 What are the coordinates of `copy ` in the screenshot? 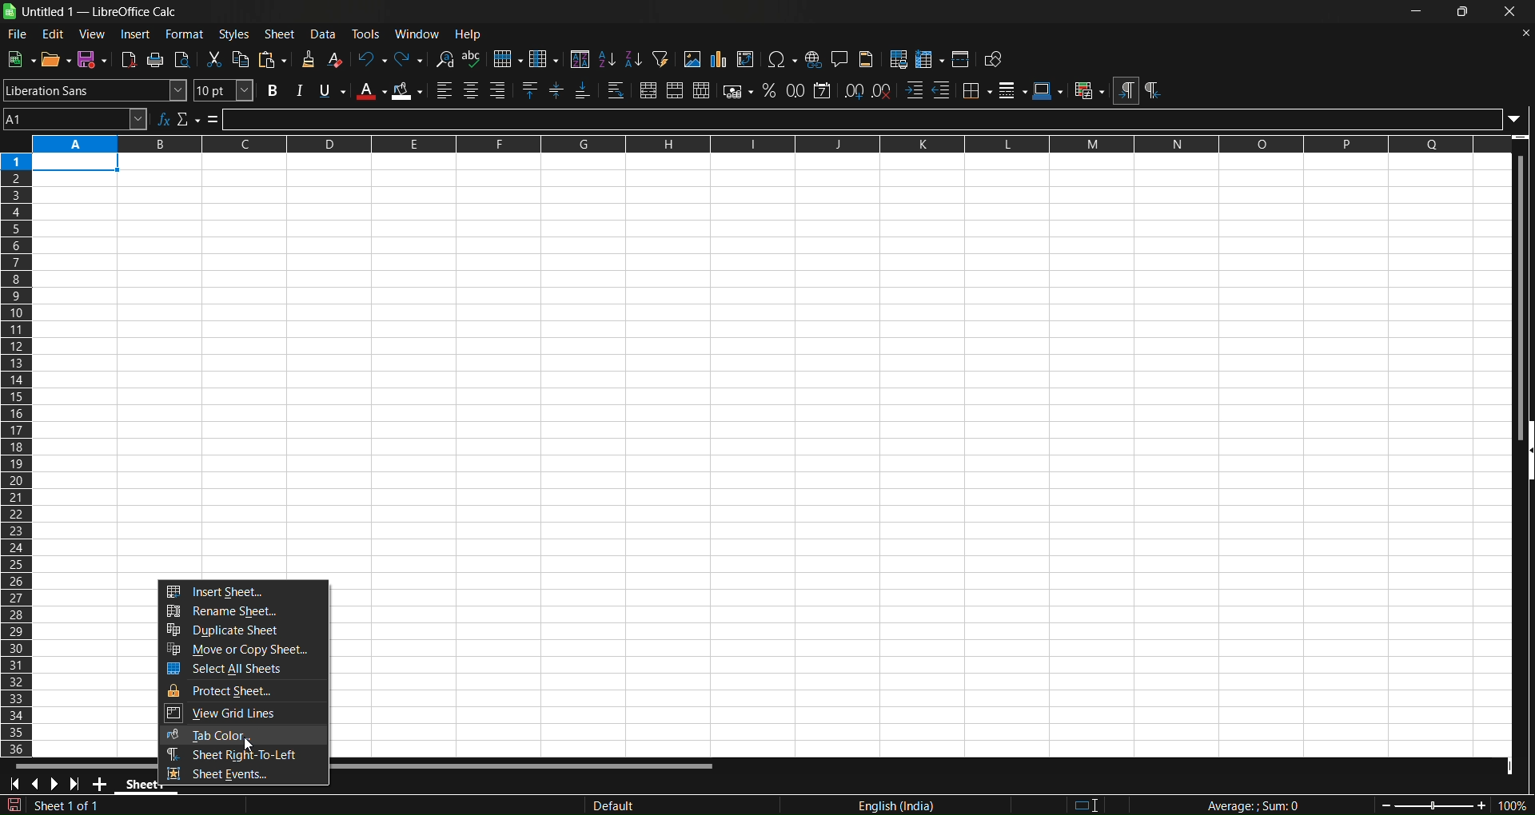 It's located at (243, 59).